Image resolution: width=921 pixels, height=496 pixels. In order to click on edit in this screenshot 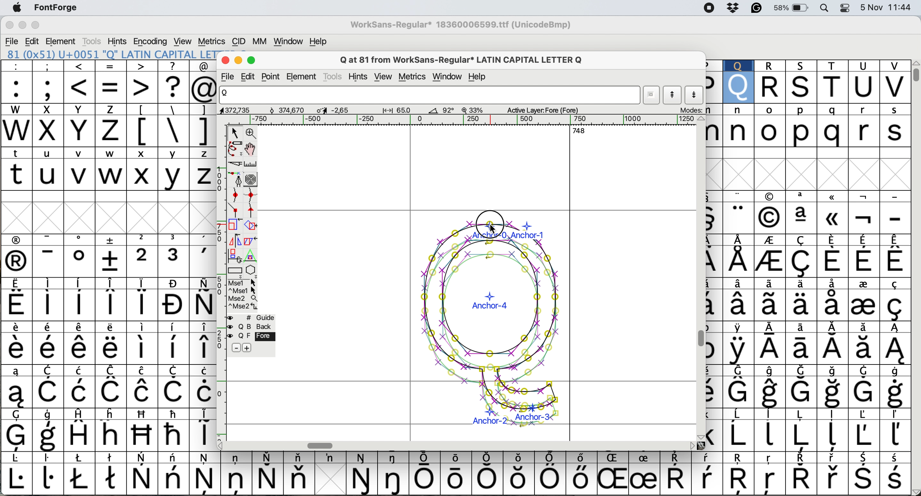, I will do `click(31, 41)`.